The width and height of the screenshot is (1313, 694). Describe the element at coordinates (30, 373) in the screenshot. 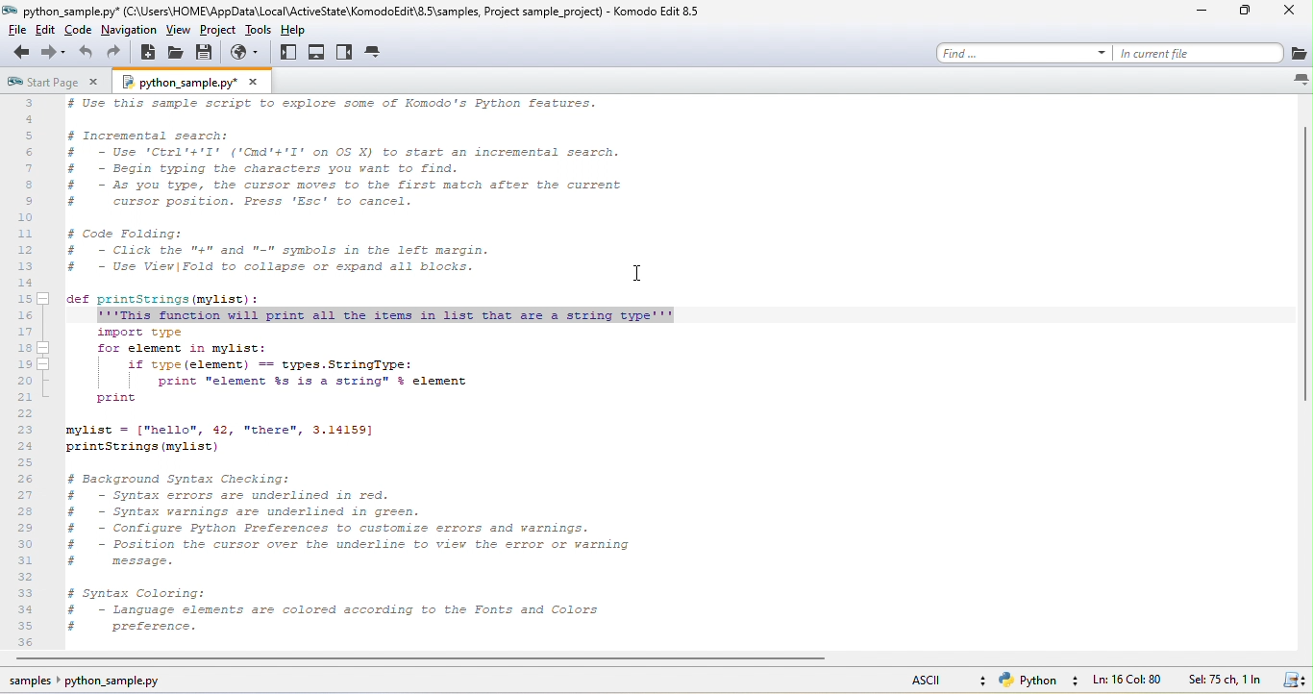

I see `line numbers` at that location.